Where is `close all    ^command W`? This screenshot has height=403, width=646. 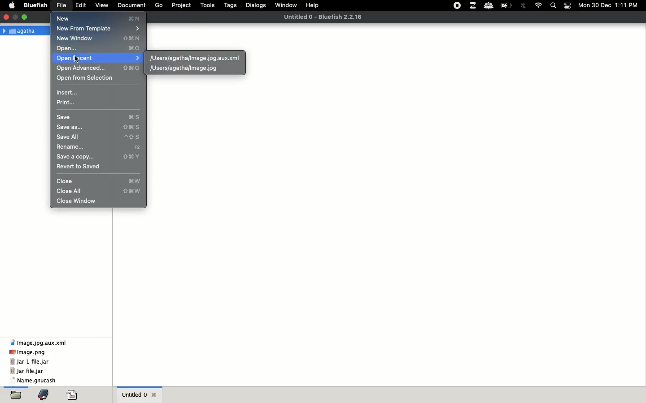
close all    ^command W is located at coordinates (100, 191).